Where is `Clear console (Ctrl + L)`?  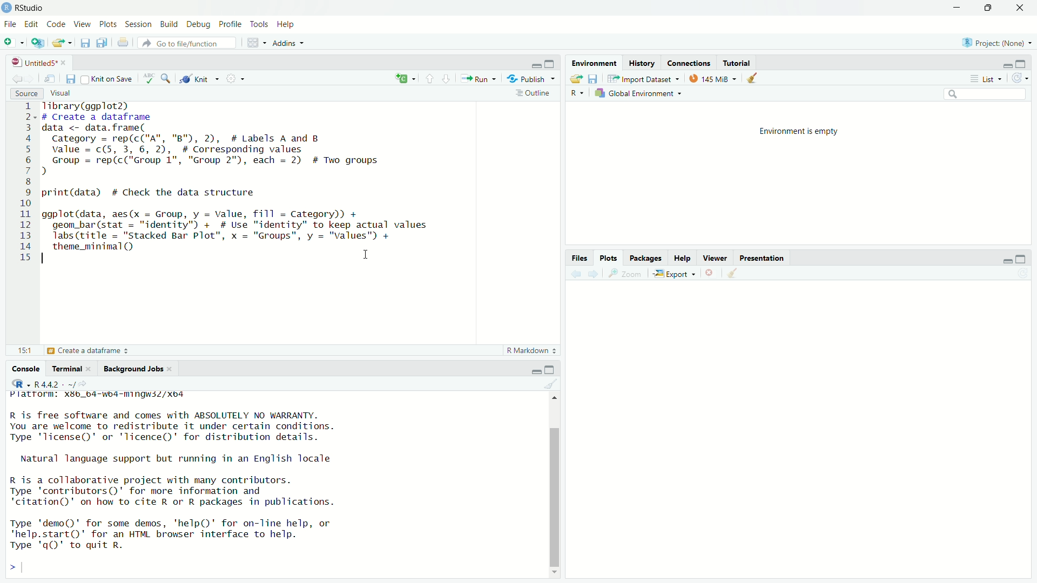 Clear console (Ctrl + L) is located at coordinates (733, 274).